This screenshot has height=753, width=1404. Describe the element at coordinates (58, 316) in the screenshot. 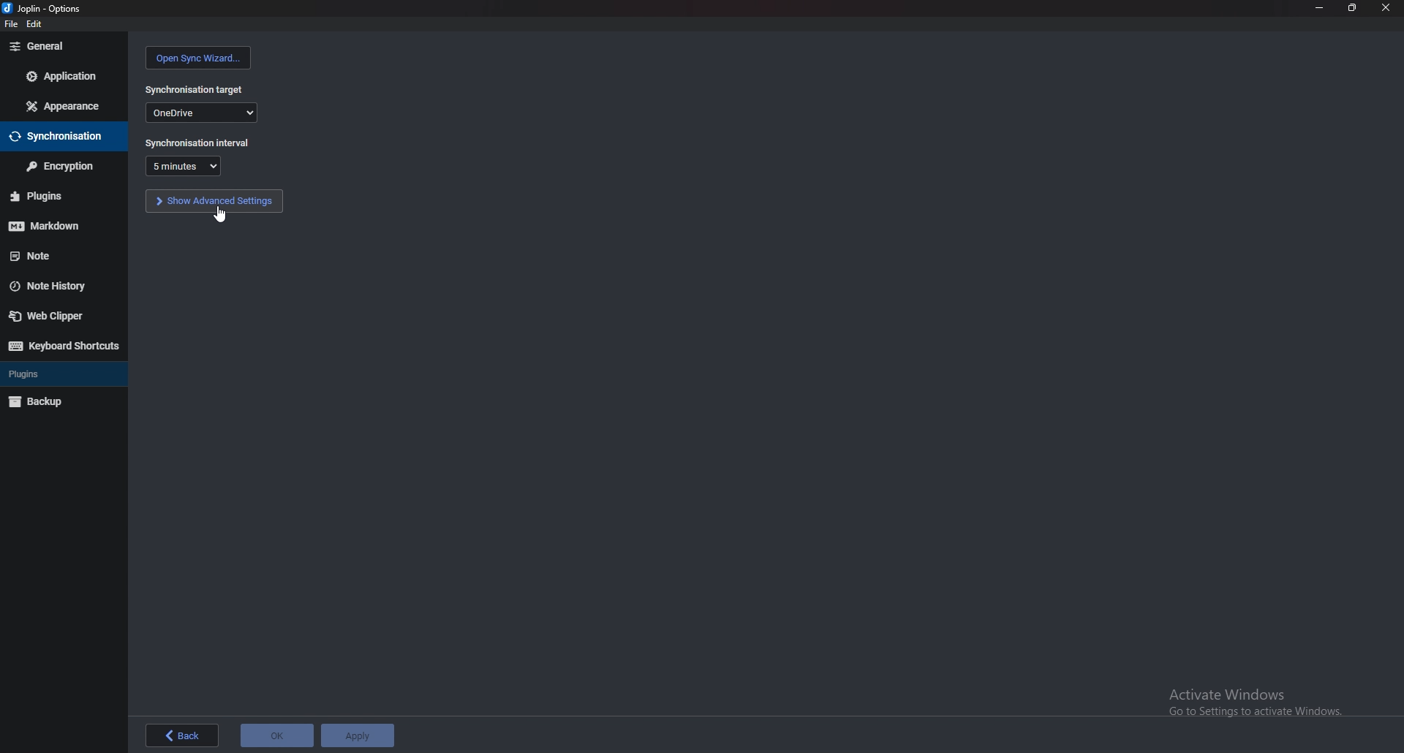

I see `web clipper` at that location.